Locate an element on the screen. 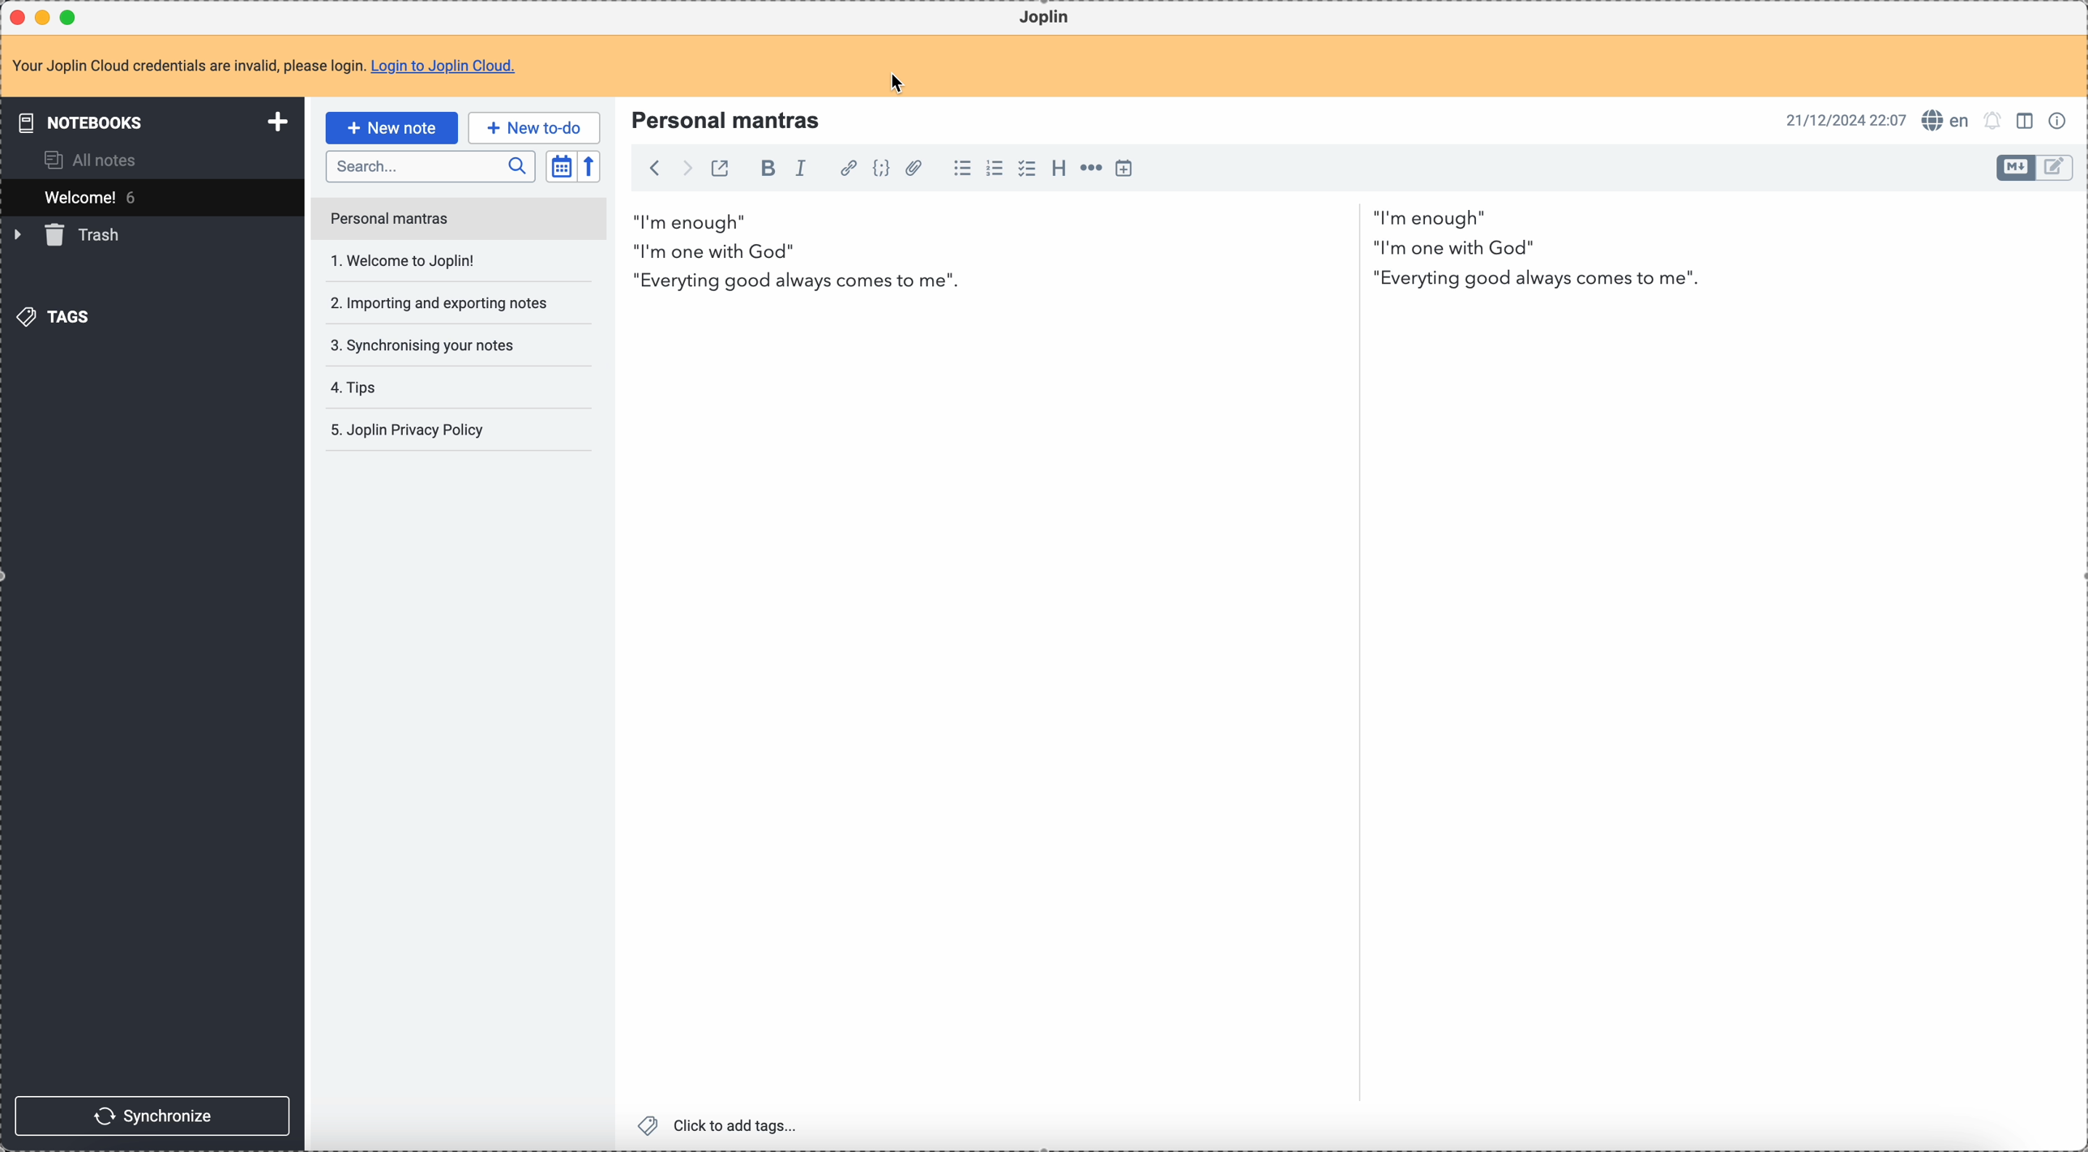 The image size is (2088, 1152). note properties is located at coordinates (2061, 122).